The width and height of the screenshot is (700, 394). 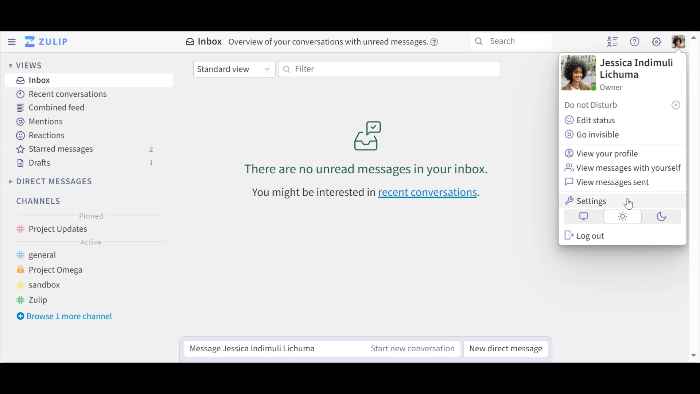 I want to click on , so click(x=585, y=217).